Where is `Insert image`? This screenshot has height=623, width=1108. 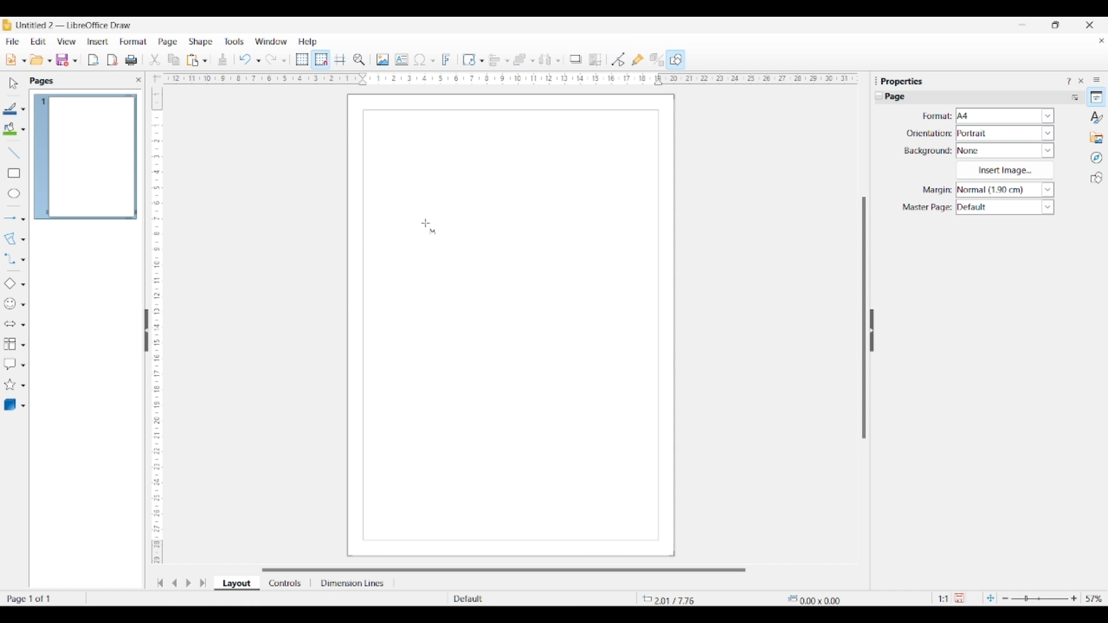 Insert image is located at coordinates (1005, 170).